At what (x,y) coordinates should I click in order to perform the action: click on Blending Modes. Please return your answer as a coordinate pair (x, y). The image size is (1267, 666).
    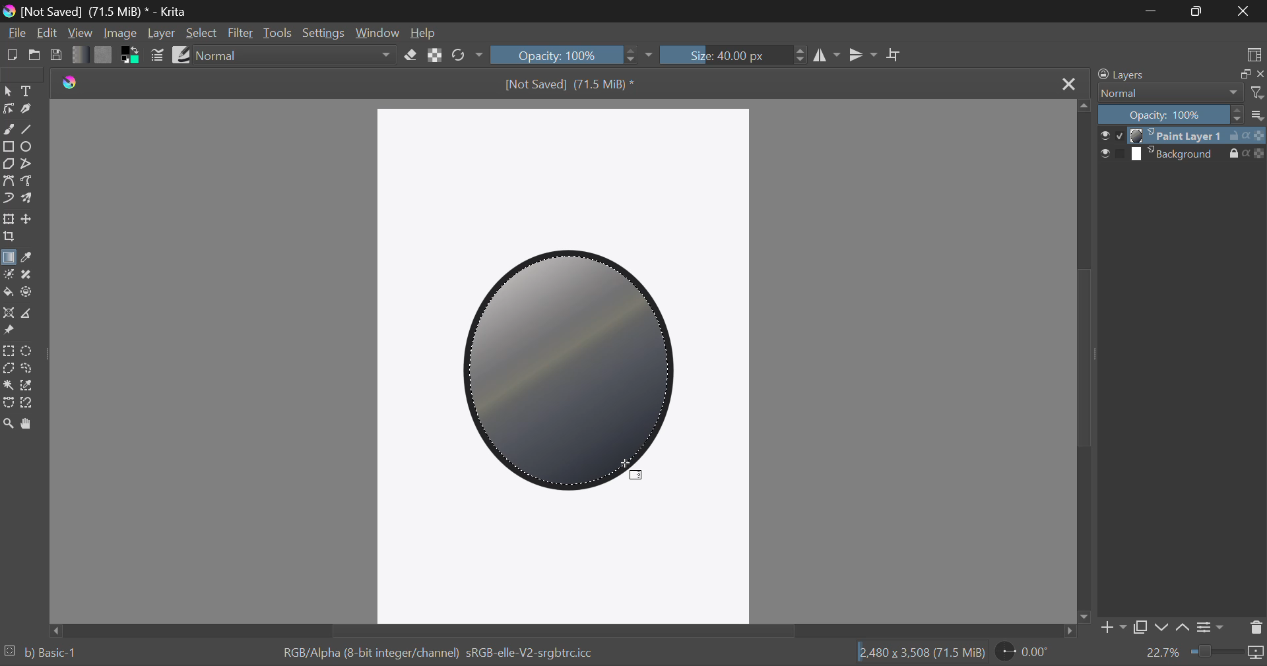
    Looking at the image, I should click on (294, 54).